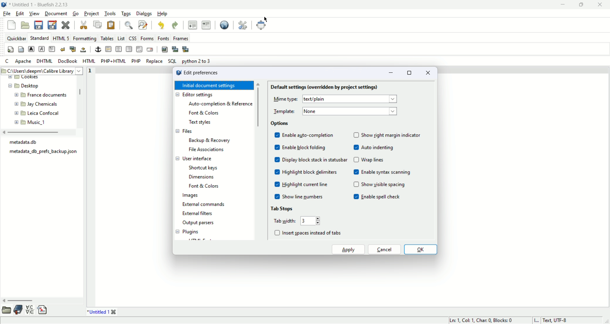 The width and height of the screenshot is (610, 324). I want to click on None, so click(350, 111).